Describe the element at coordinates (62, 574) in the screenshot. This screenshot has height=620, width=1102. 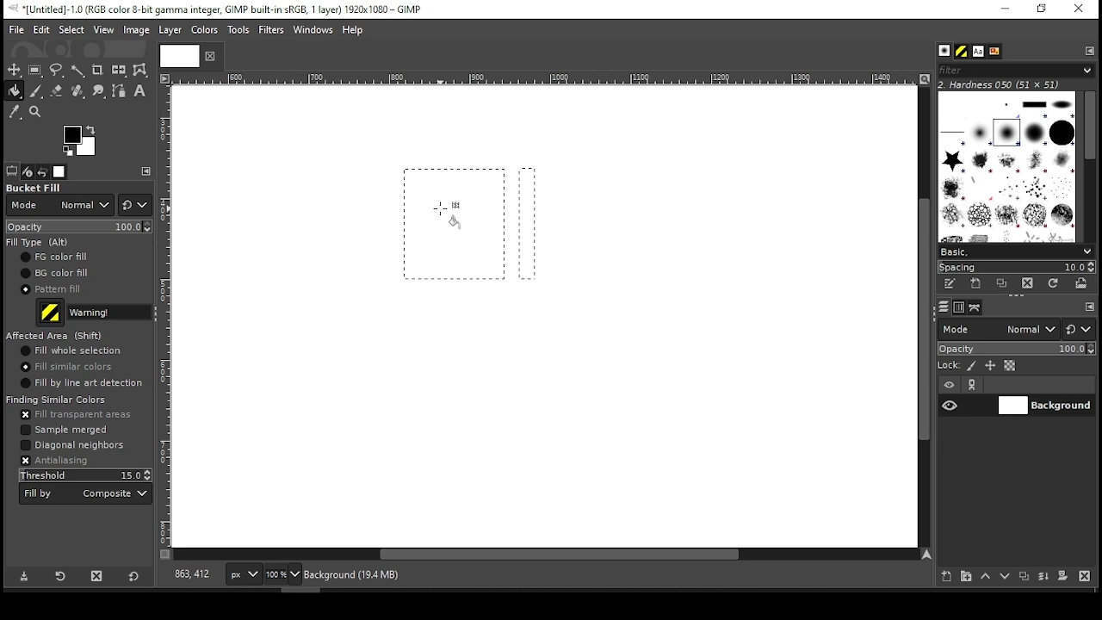
I see `restore tool preset` at that location.